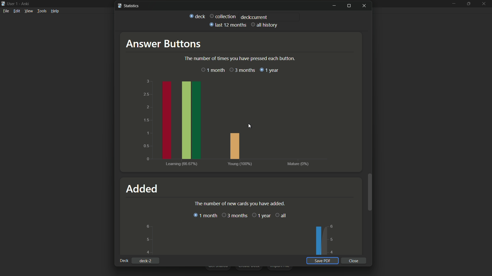 The height and width of the screenshot is (276, 492). I want to click on User 1, so click(13, 3).